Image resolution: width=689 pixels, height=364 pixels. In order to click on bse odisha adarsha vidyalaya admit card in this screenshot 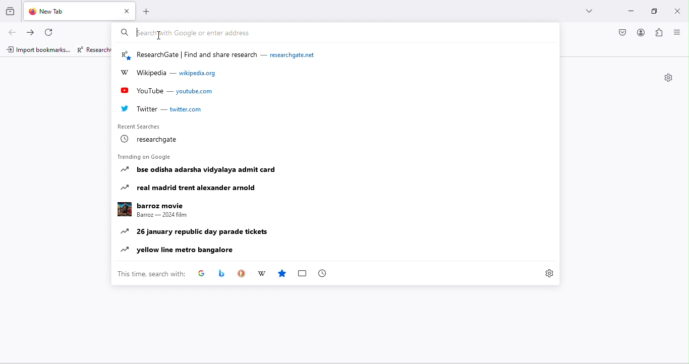, I will do `click(200, 170)`.